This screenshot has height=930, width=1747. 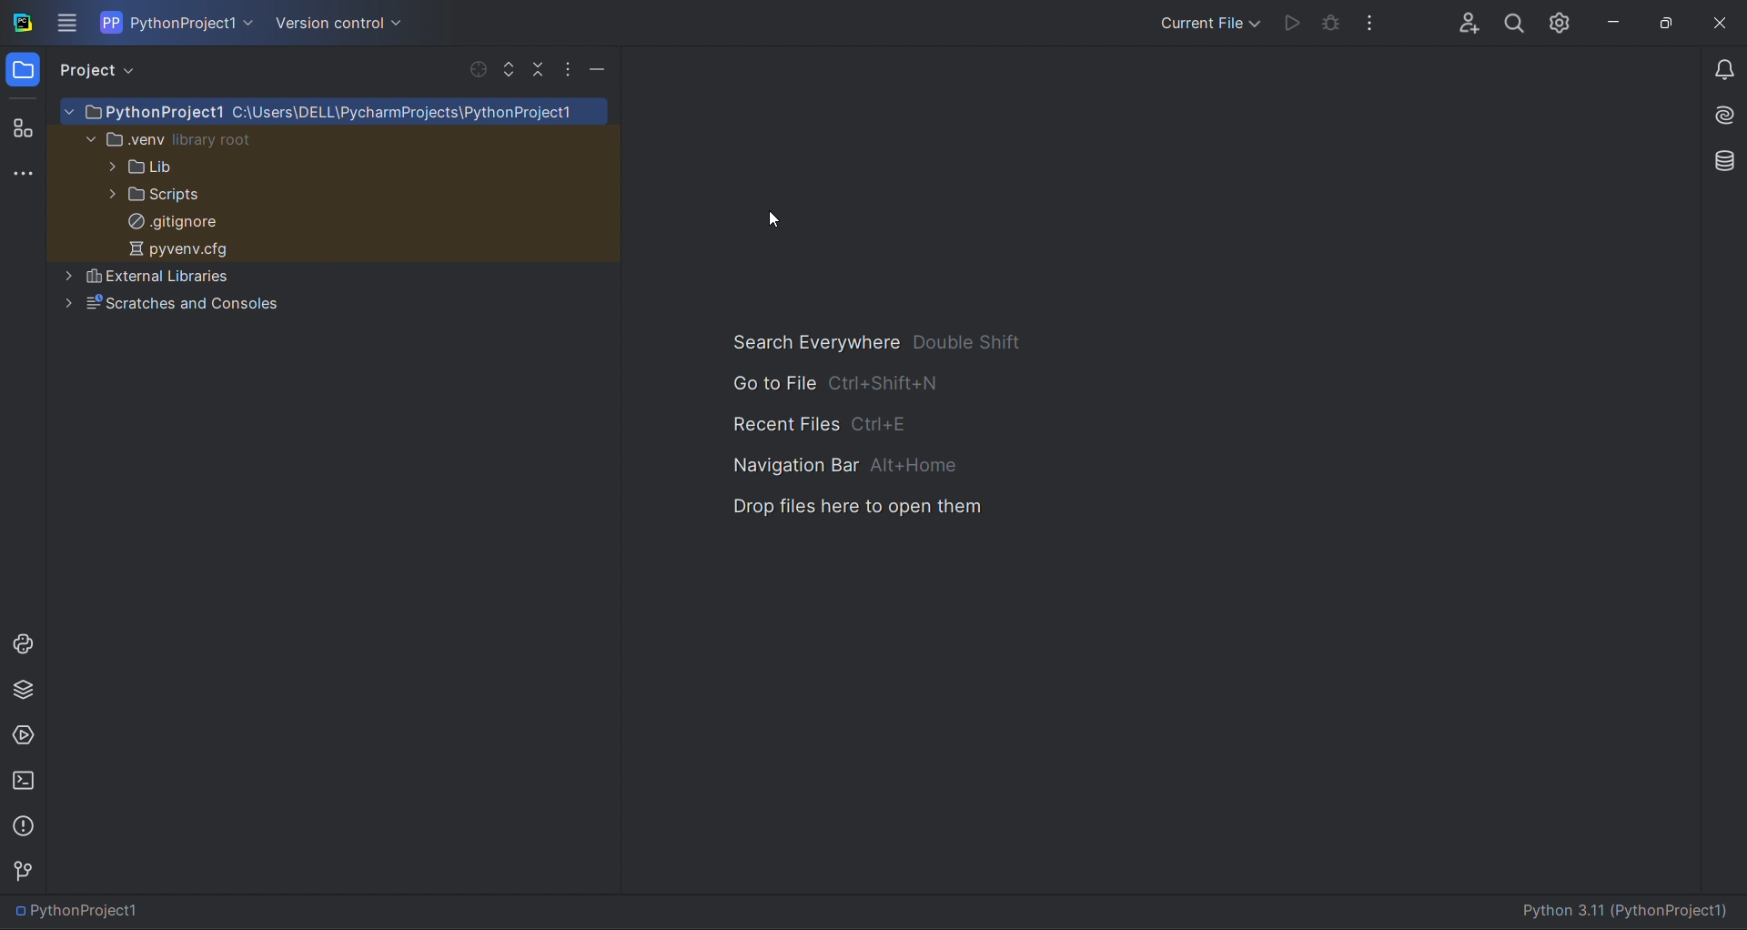 I want to click on Recent Files, so click(x=824, y=427).